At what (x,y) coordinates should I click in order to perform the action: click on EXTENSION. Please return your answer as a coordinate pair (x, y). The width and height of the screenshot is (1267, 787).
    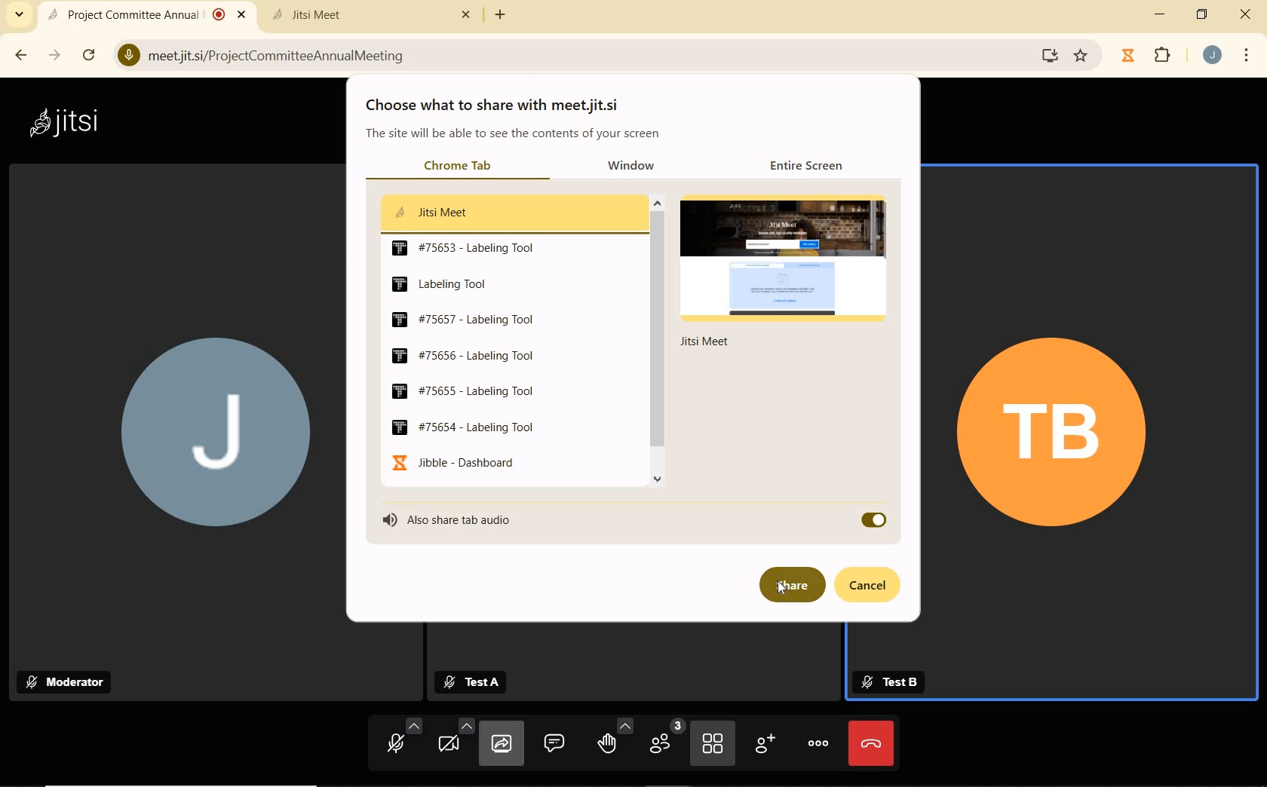
    Looking at the image, I should click on (1149, 57).